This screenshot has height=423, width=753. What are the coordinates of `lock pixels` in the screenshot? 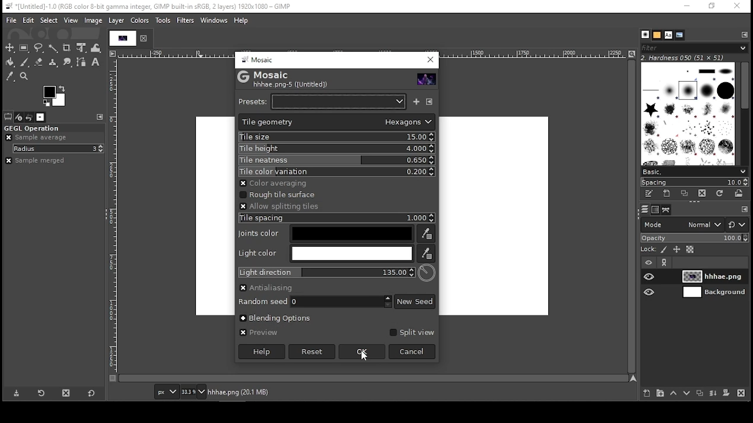 It's located at (664, 250).